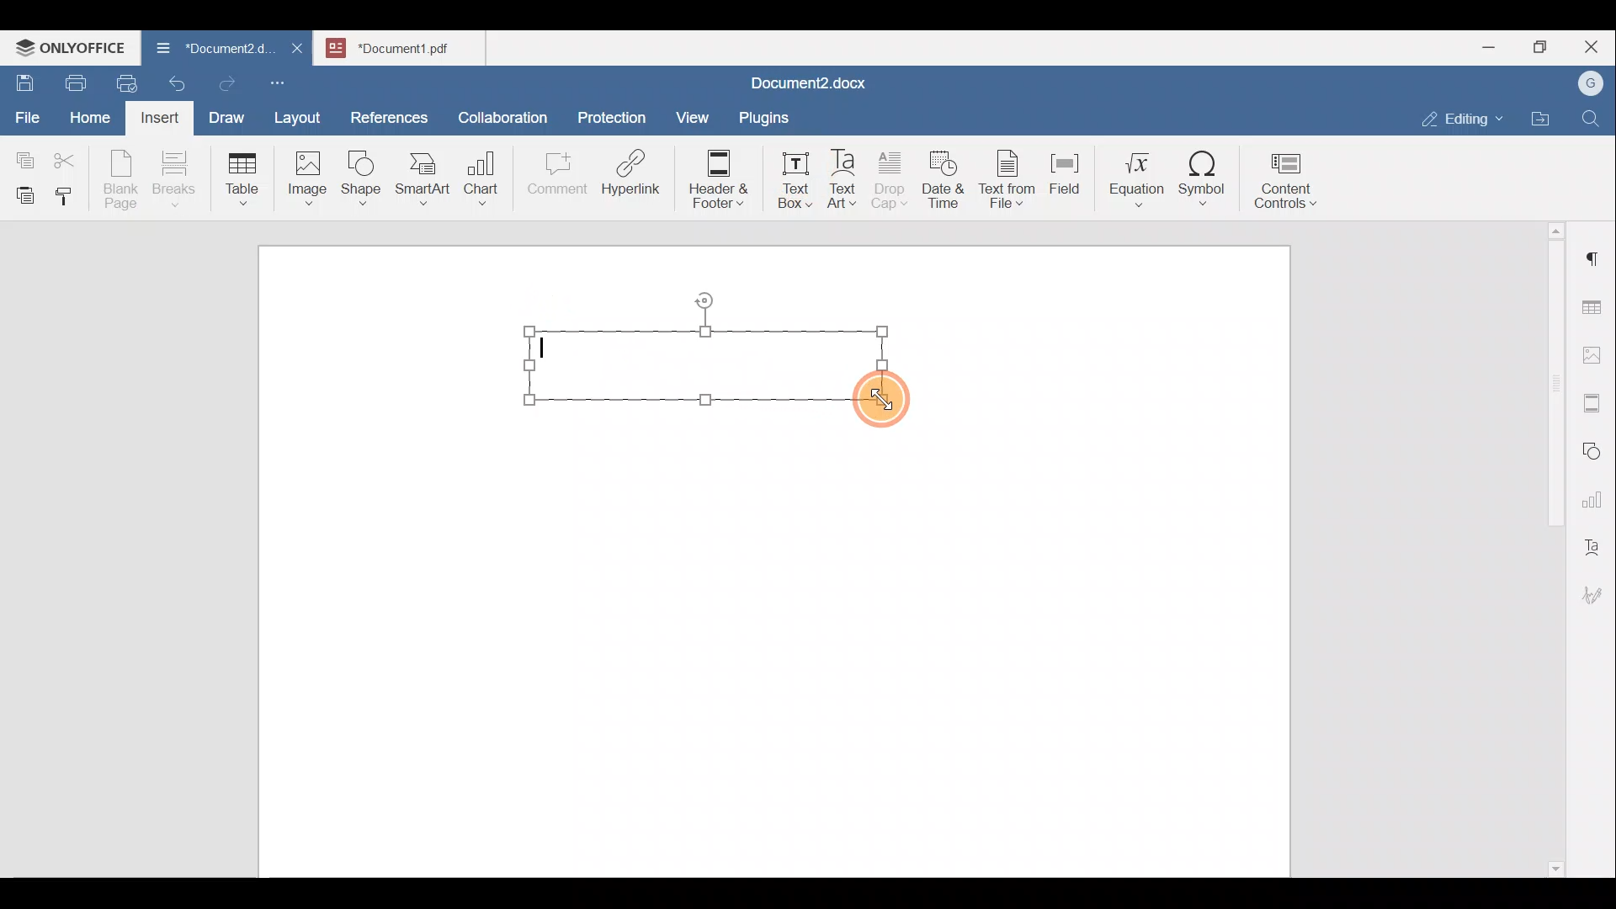 The image size is (1616, 909). Describe the element at coordinates (409, 45) in the screenshot. I see `Document name` at that location.